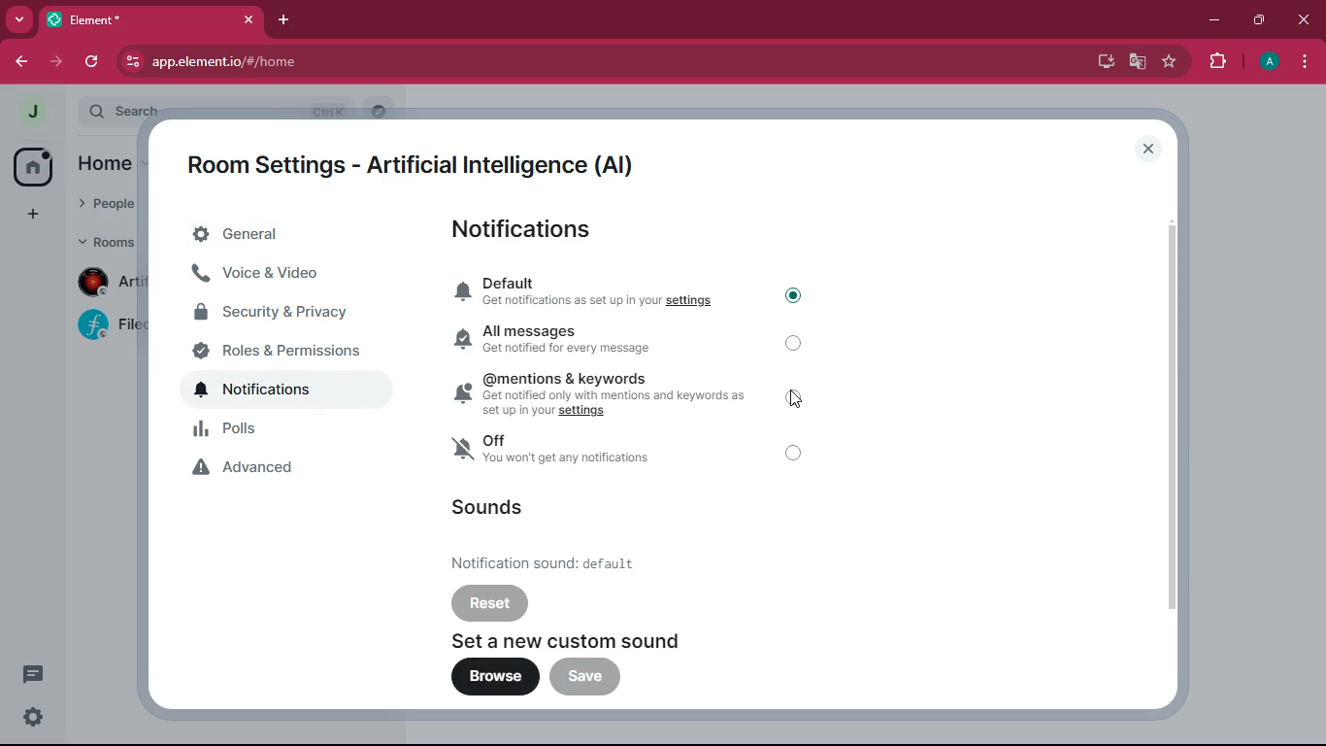 This screenshot has width=1326, height=746. Describe the element at coordinates (491, 507) in the screenshot. I see `sounds` at that location.